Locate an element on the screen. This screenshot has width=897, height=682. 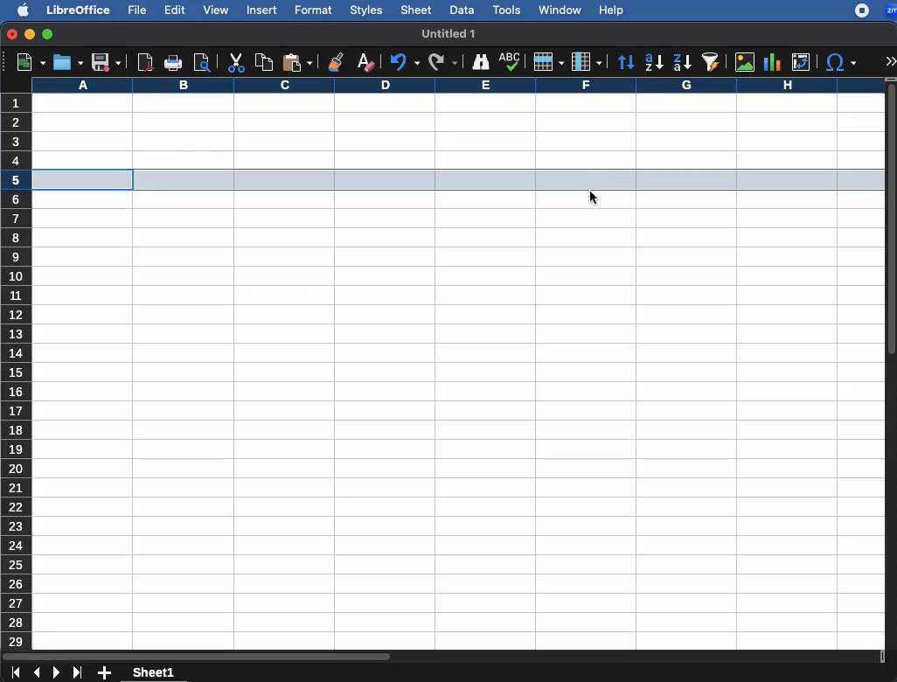
autofilter is located at coordinates (713, 63).